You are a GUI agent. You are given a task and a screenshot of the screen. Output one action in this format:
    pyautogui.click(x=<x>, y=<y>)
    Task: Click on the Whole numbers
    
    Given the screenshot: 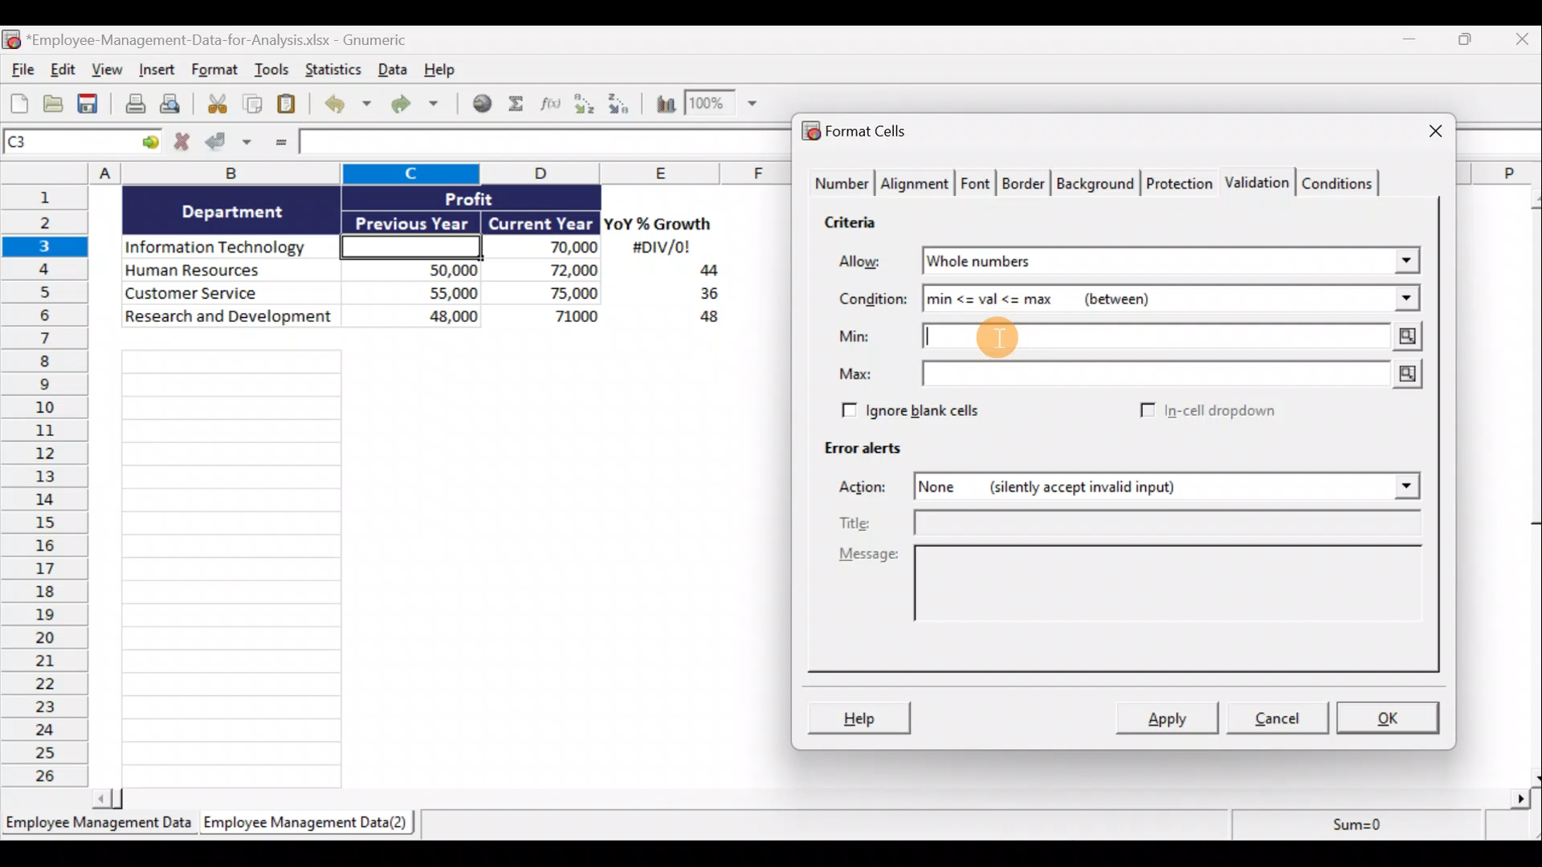 What is the action you would take?
    pyautogui.click(x=1078, y=262)
    